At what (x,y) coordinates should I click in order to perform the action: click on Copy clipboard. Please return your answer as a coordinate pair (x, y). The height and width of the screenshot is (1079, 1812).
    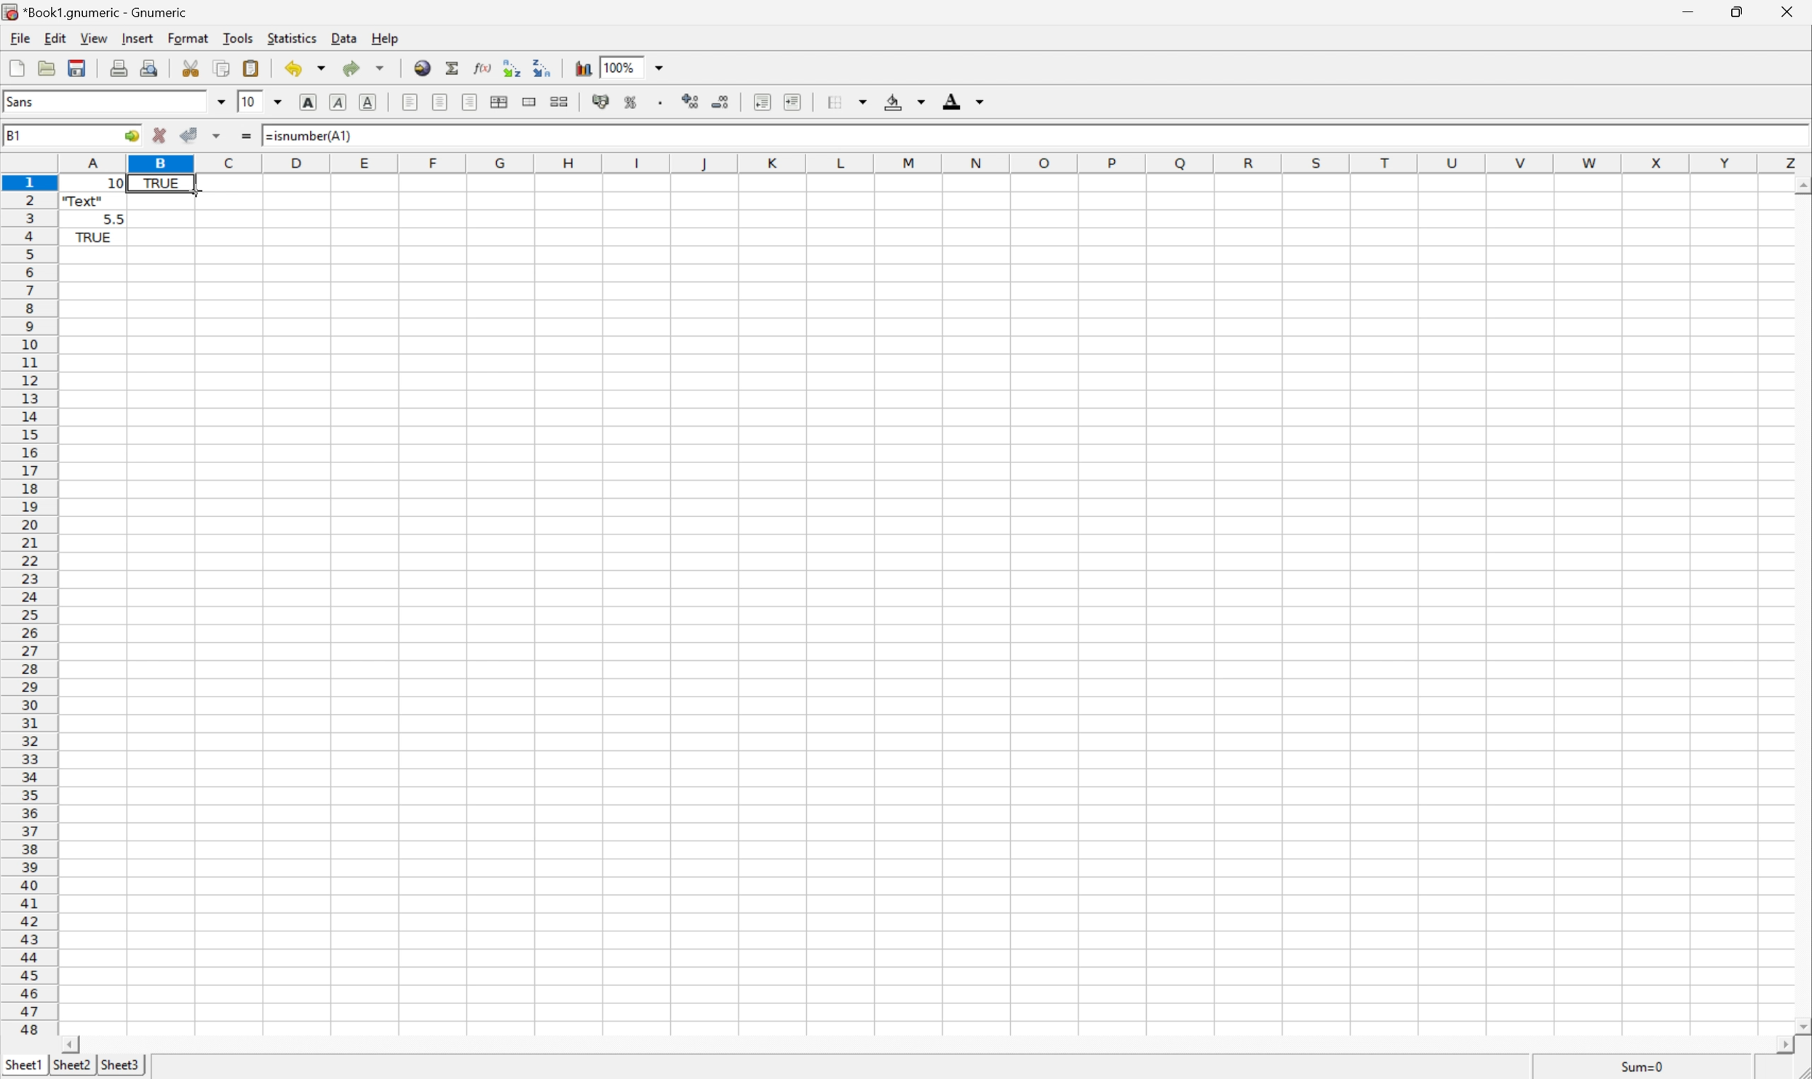
    Looking at the image, I should click on (222, 68).